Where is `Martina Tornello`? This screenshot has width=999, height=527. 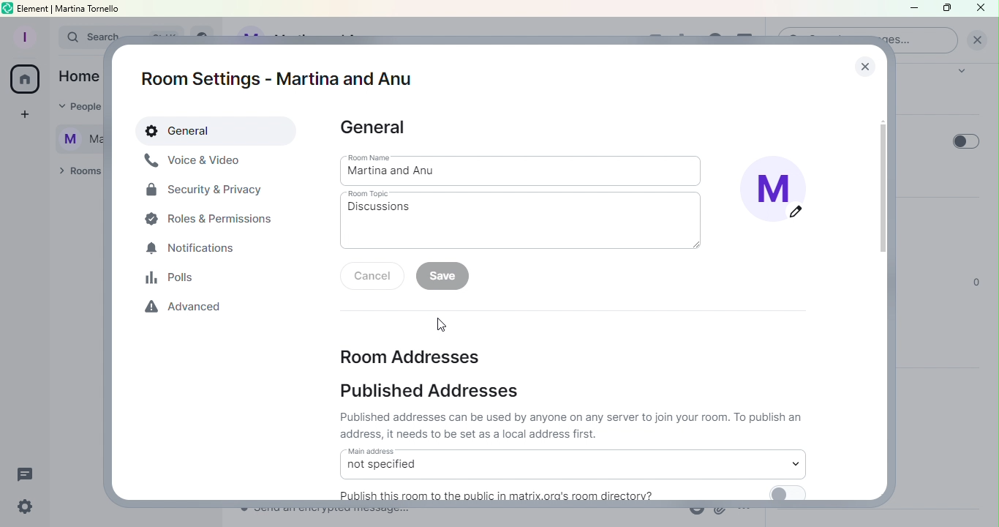
Martina Tornello is located at coordinates (74, 137).